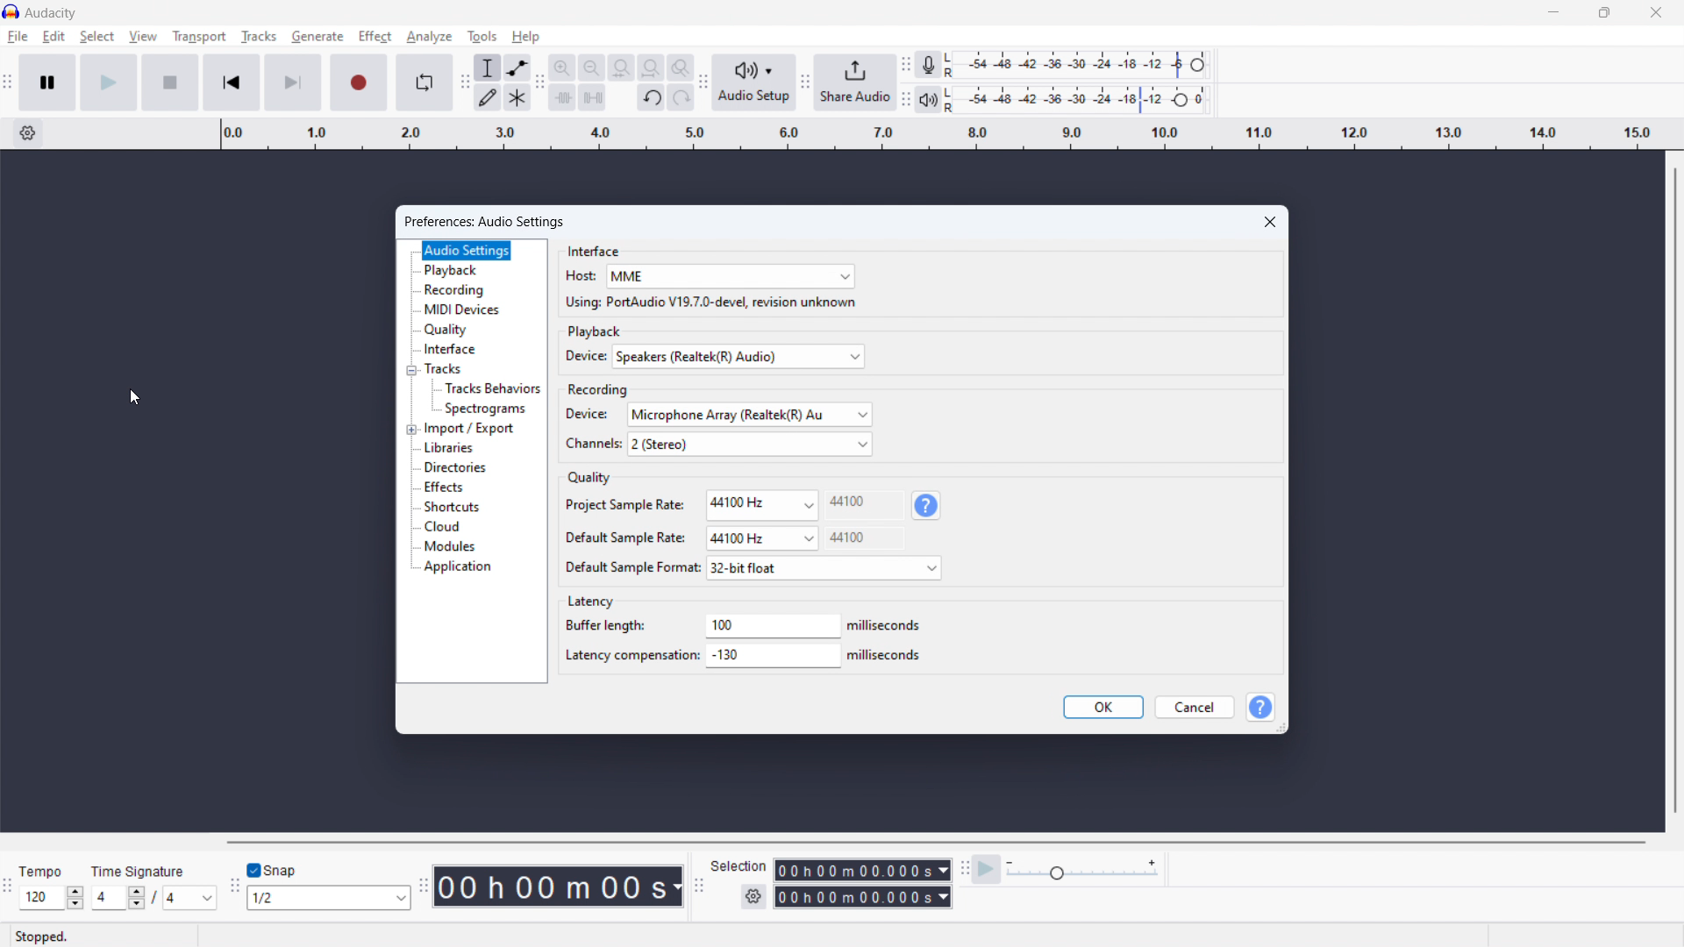 This screenshot has width=1684, height=947. Describe the element at coordinates (593, 96) in the screenshot. I see `silence audio selection` at that location.